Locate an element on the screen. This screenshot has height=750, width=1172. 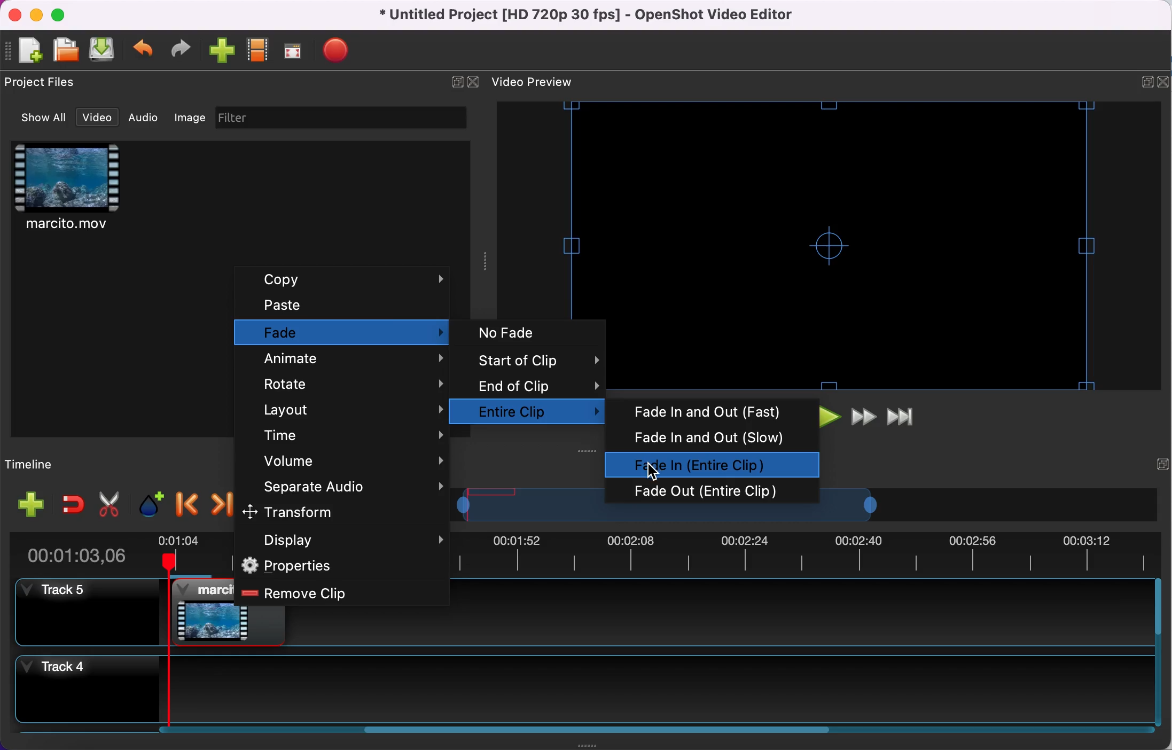
add track is located at coordinates (30, 504).